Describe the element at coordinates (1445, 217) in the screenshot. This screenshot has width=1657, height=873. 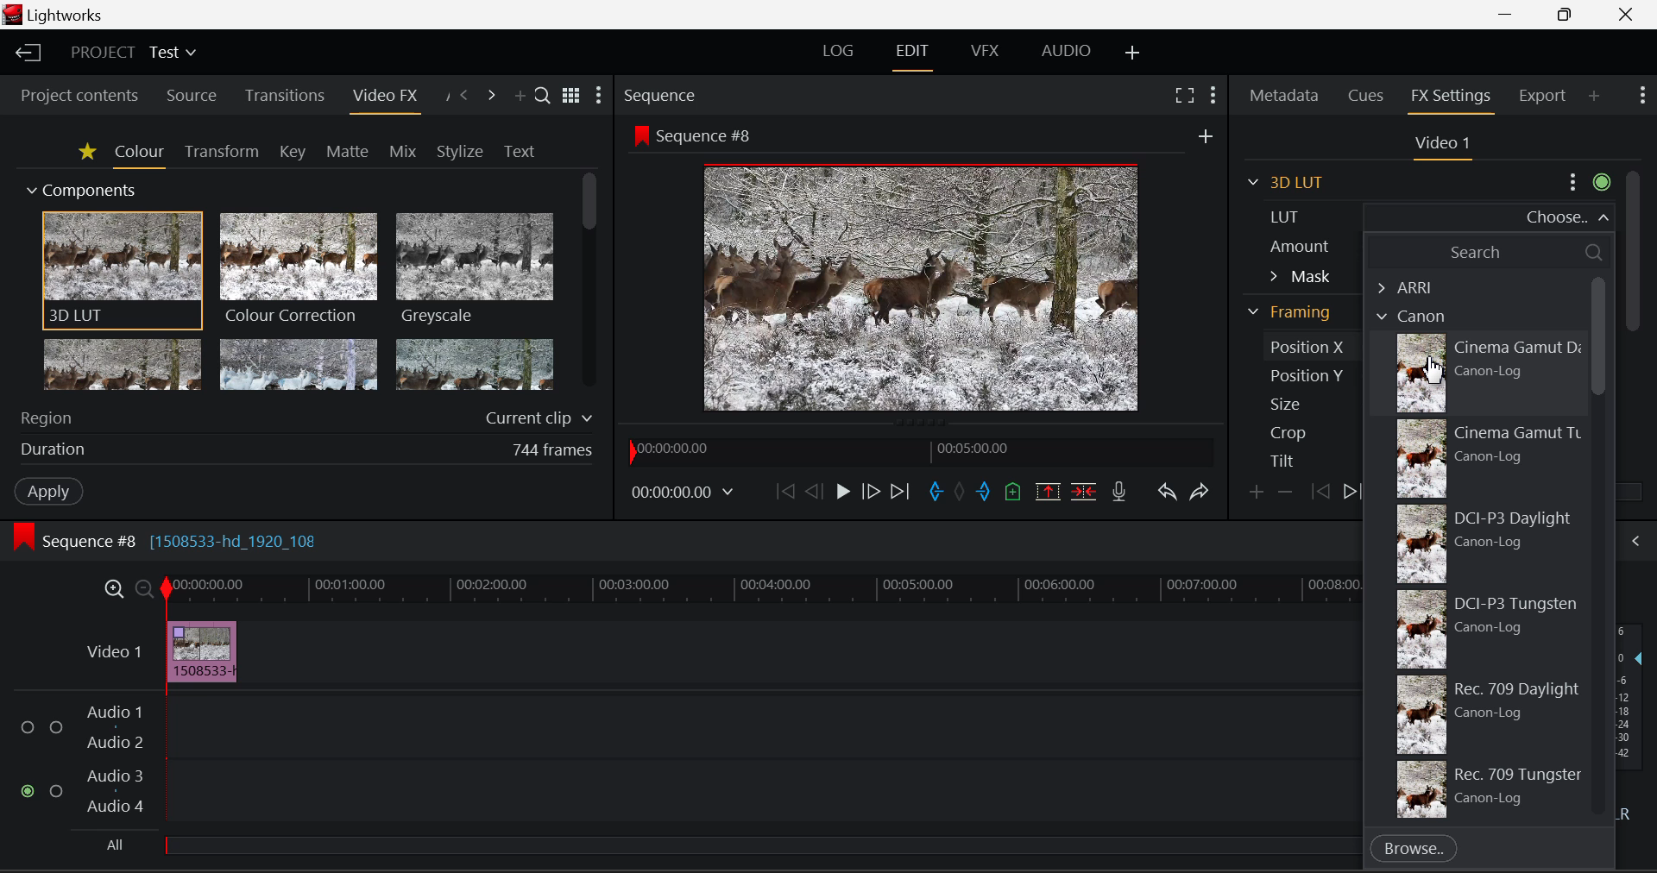
I see `LUT` at that location.